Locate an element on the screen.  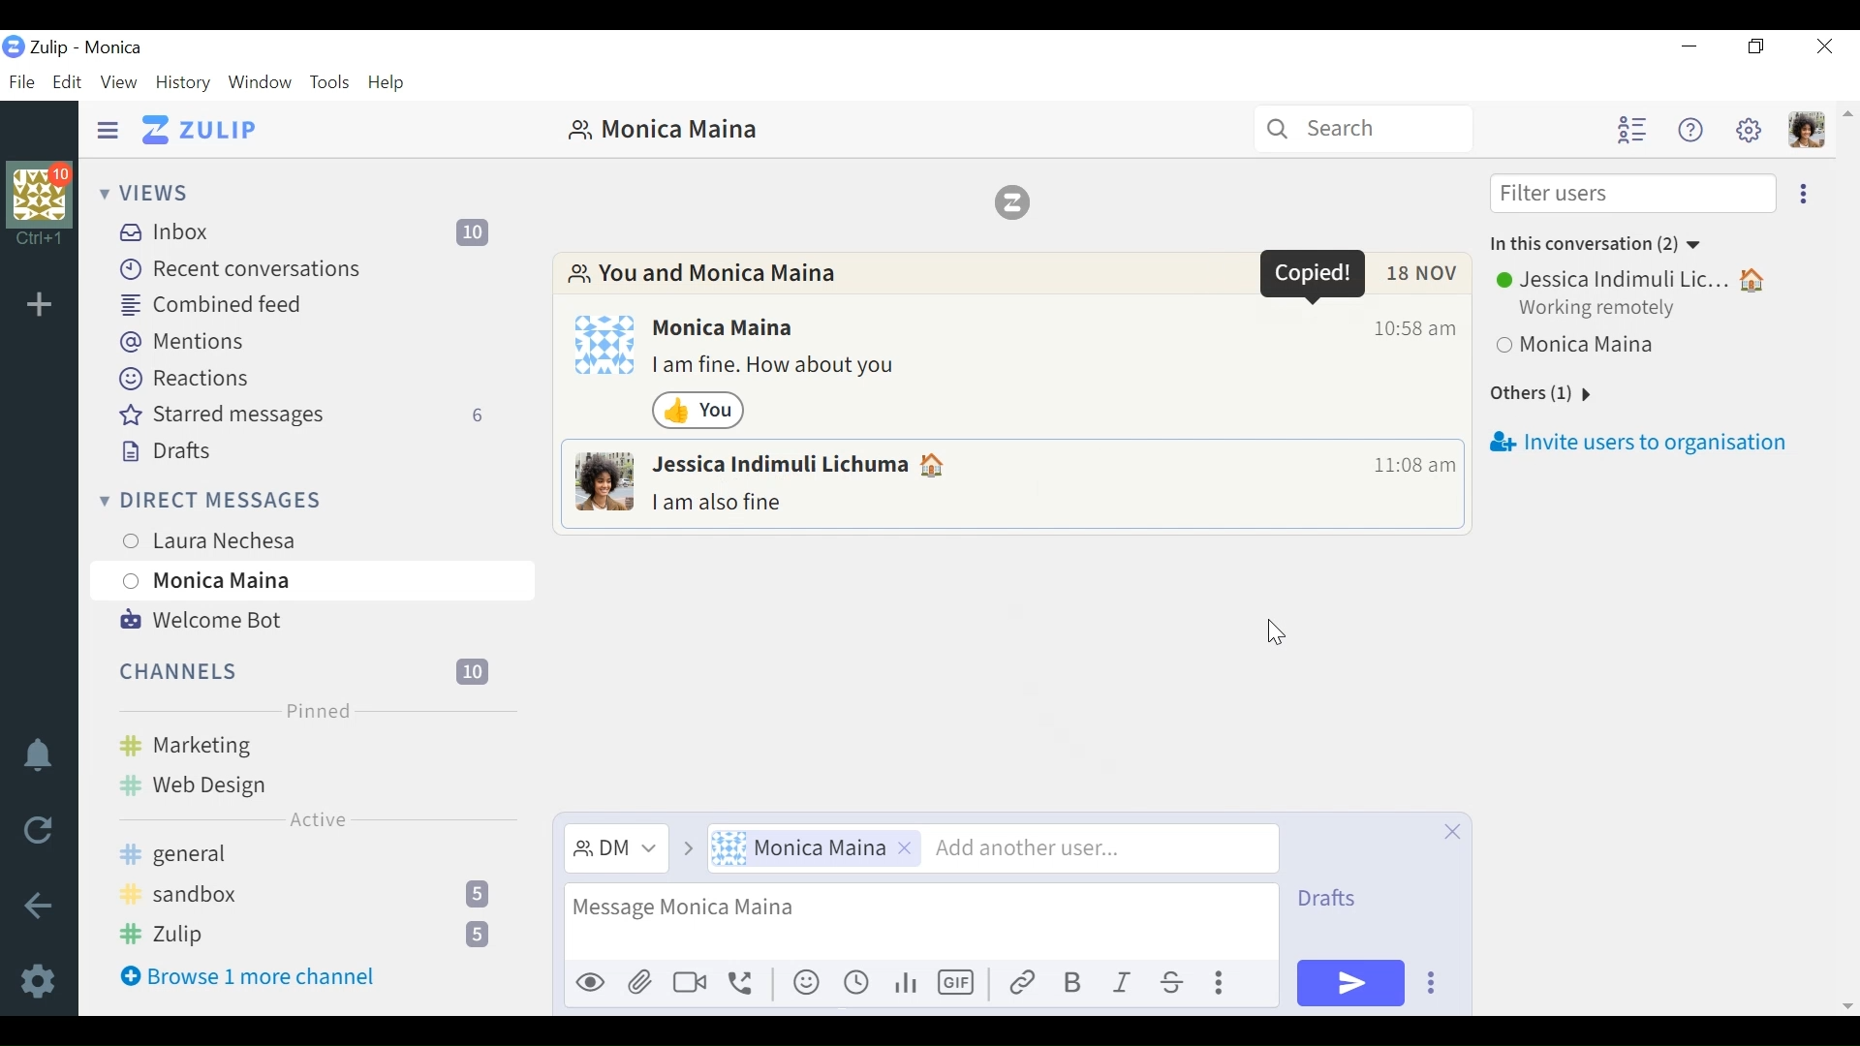
Go to Home View is located at coordinates (200, 129).